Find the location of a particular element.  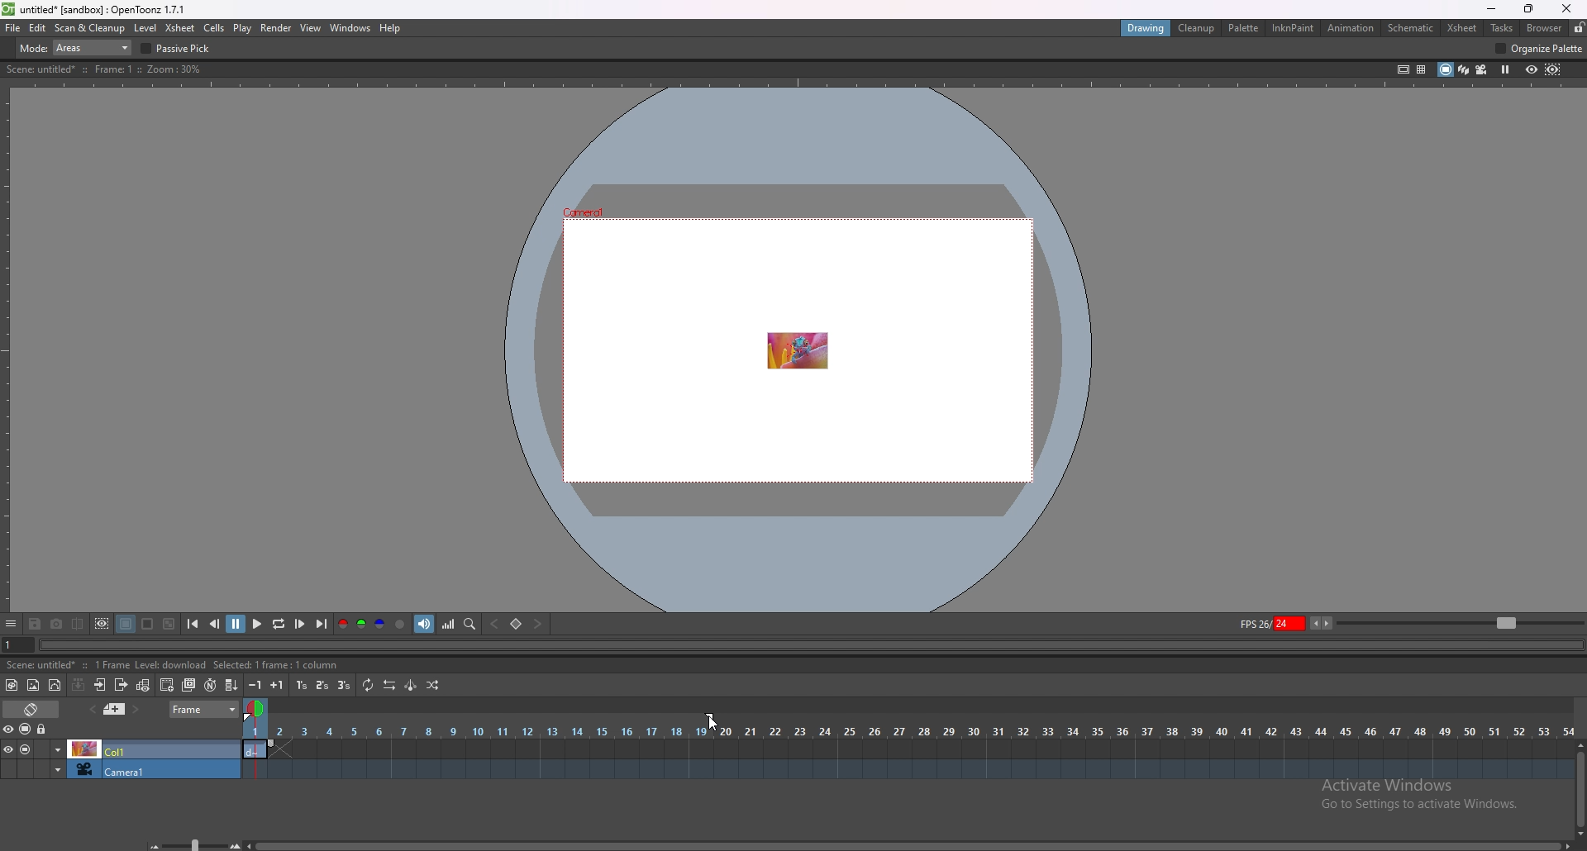

seek is located at coordinates (808, 646).